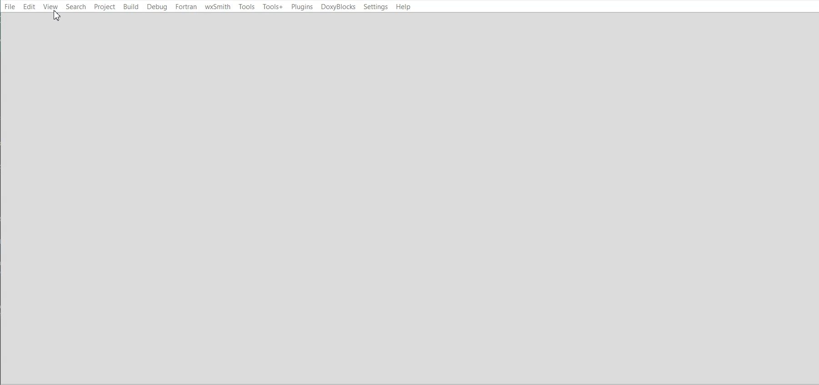  Describe the element at coordinates (158, 7) in the screenshot. I see `Debug` at that location.